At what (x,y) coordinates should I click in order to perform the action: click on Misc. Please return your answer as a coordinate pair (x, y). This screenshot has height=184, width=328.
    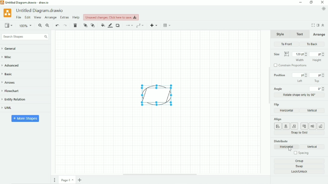
    Looking at the image, I should click on (9, 58).